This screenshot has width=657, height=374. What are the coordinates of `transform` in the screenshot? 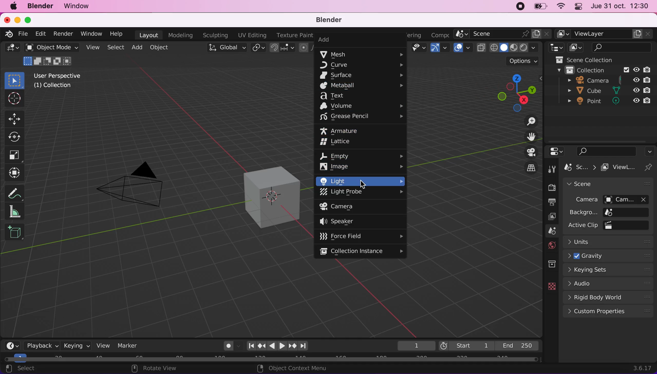 It's located at (16, 174).